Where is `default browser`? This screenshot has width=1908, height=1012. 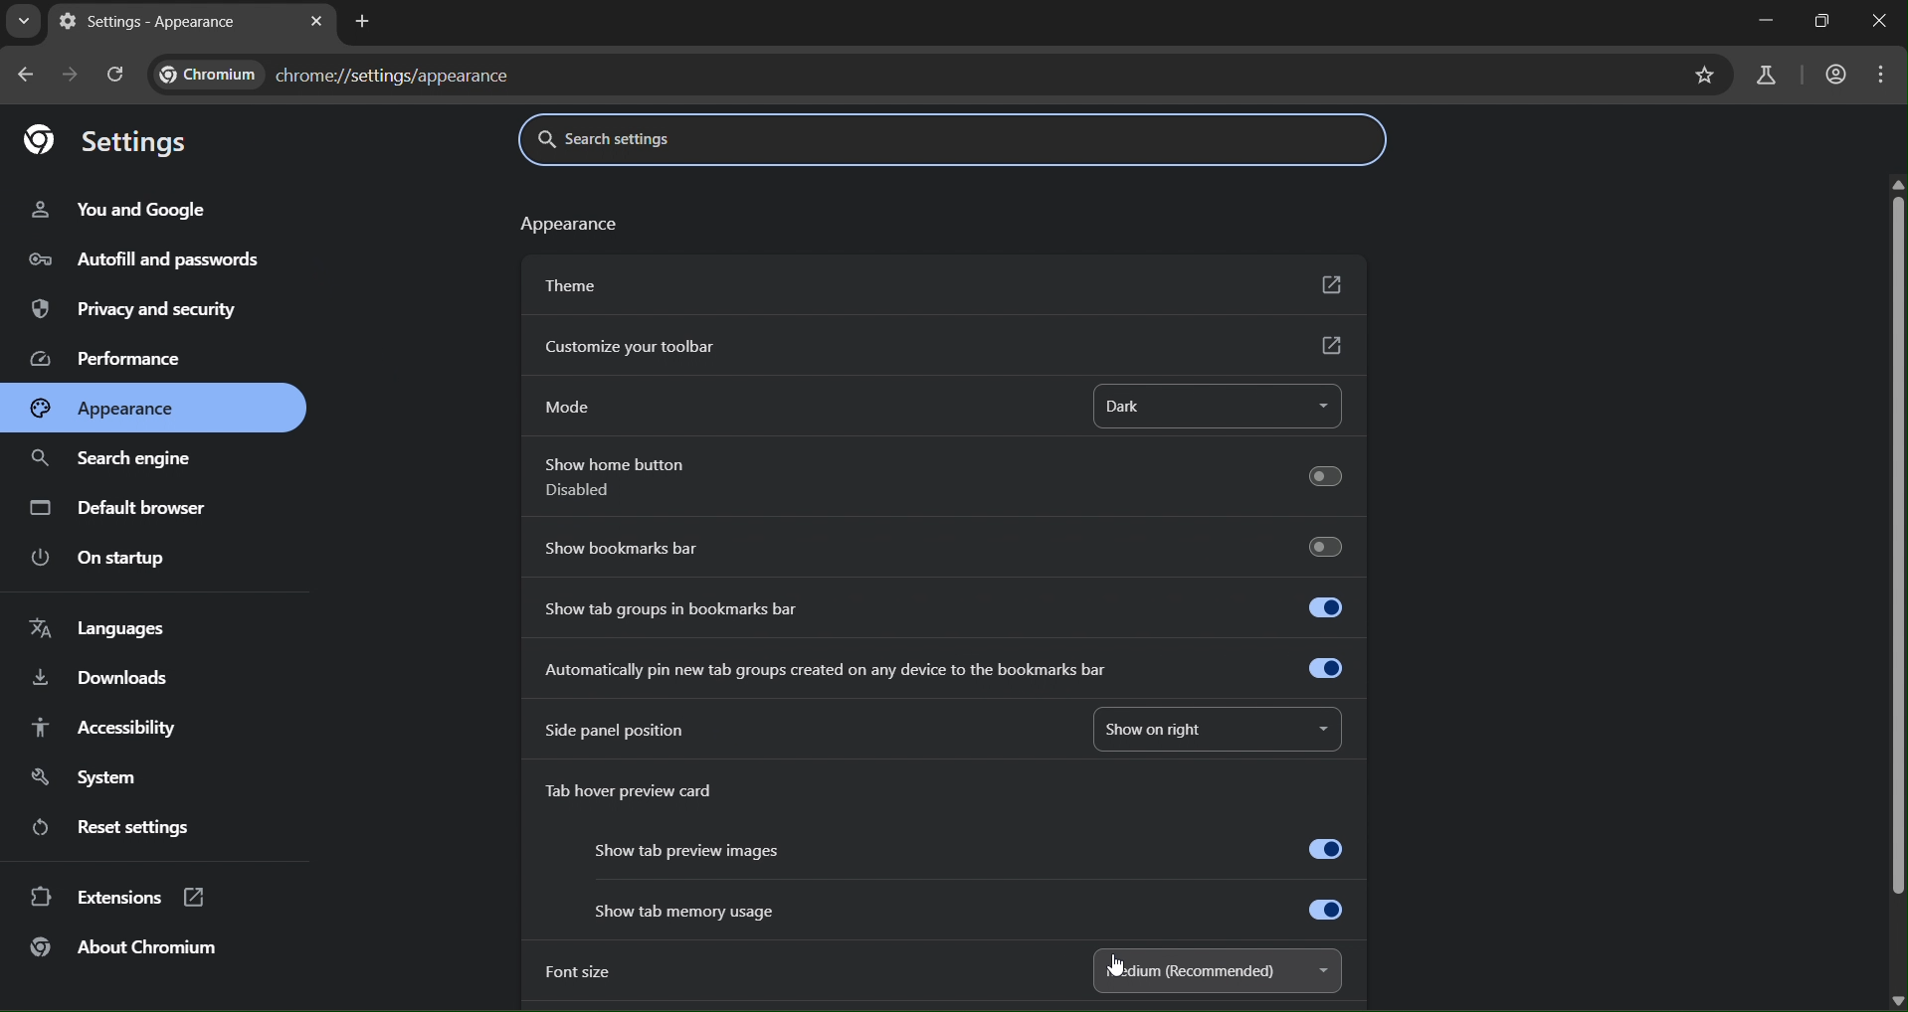 default browser is located at coordinates (126, 510).